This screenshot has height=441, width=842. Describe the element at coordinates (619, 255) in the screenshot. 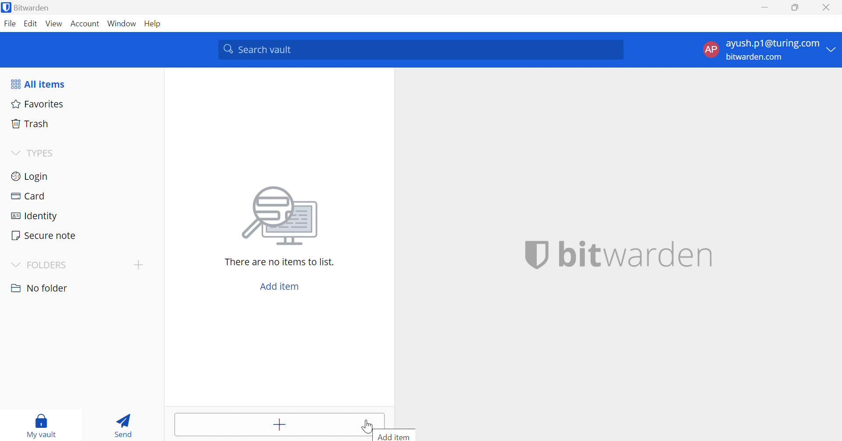

I see `bitwarden` at that location.